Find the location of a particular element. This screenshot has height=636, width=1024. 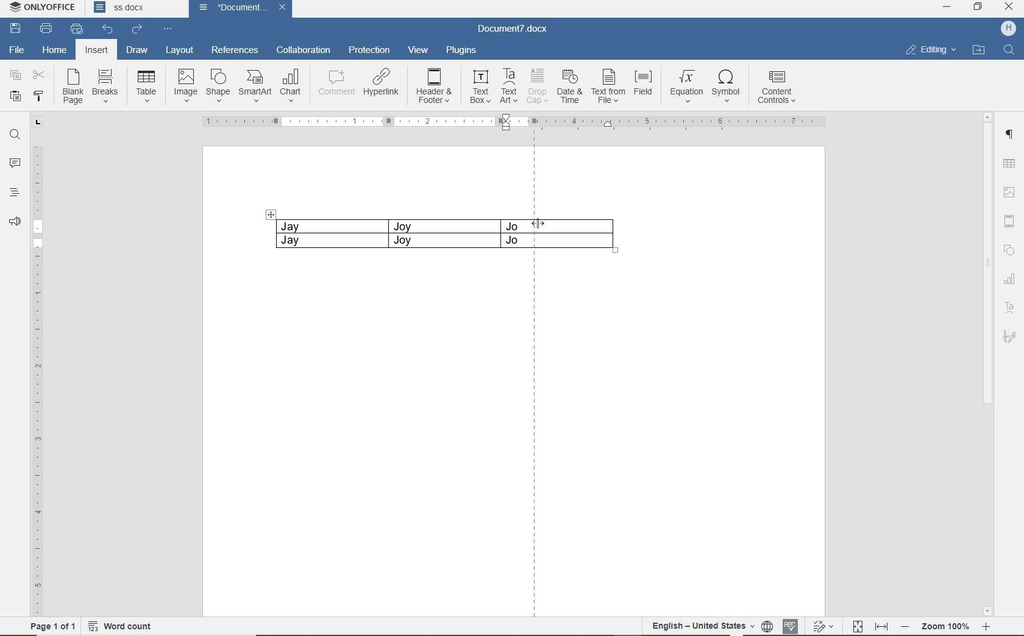

IMAGE is located at coordinates (1009, 194).